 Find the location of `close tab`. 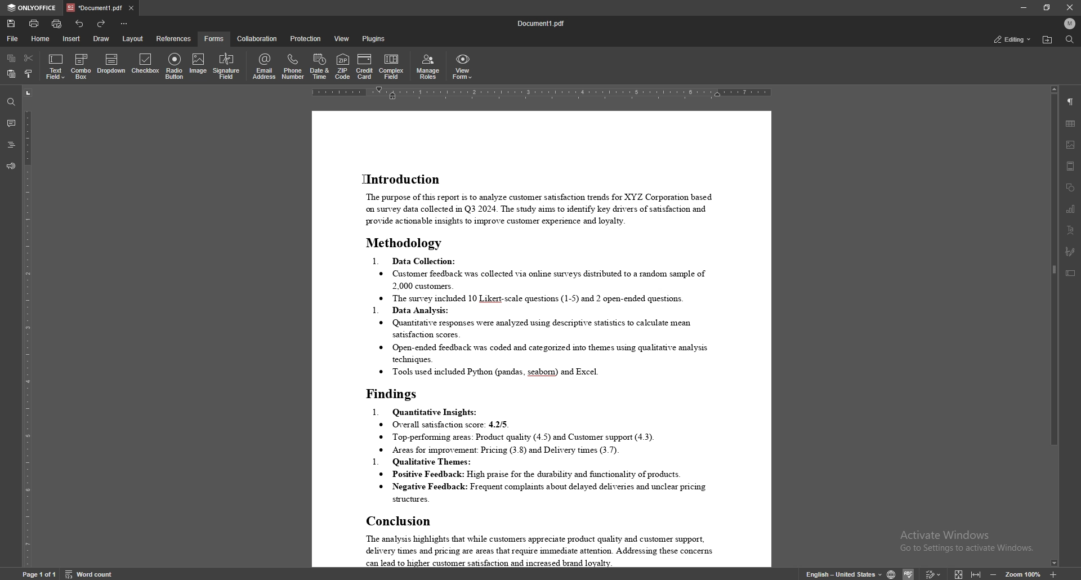

close tab is located at coordinates (132, 8).